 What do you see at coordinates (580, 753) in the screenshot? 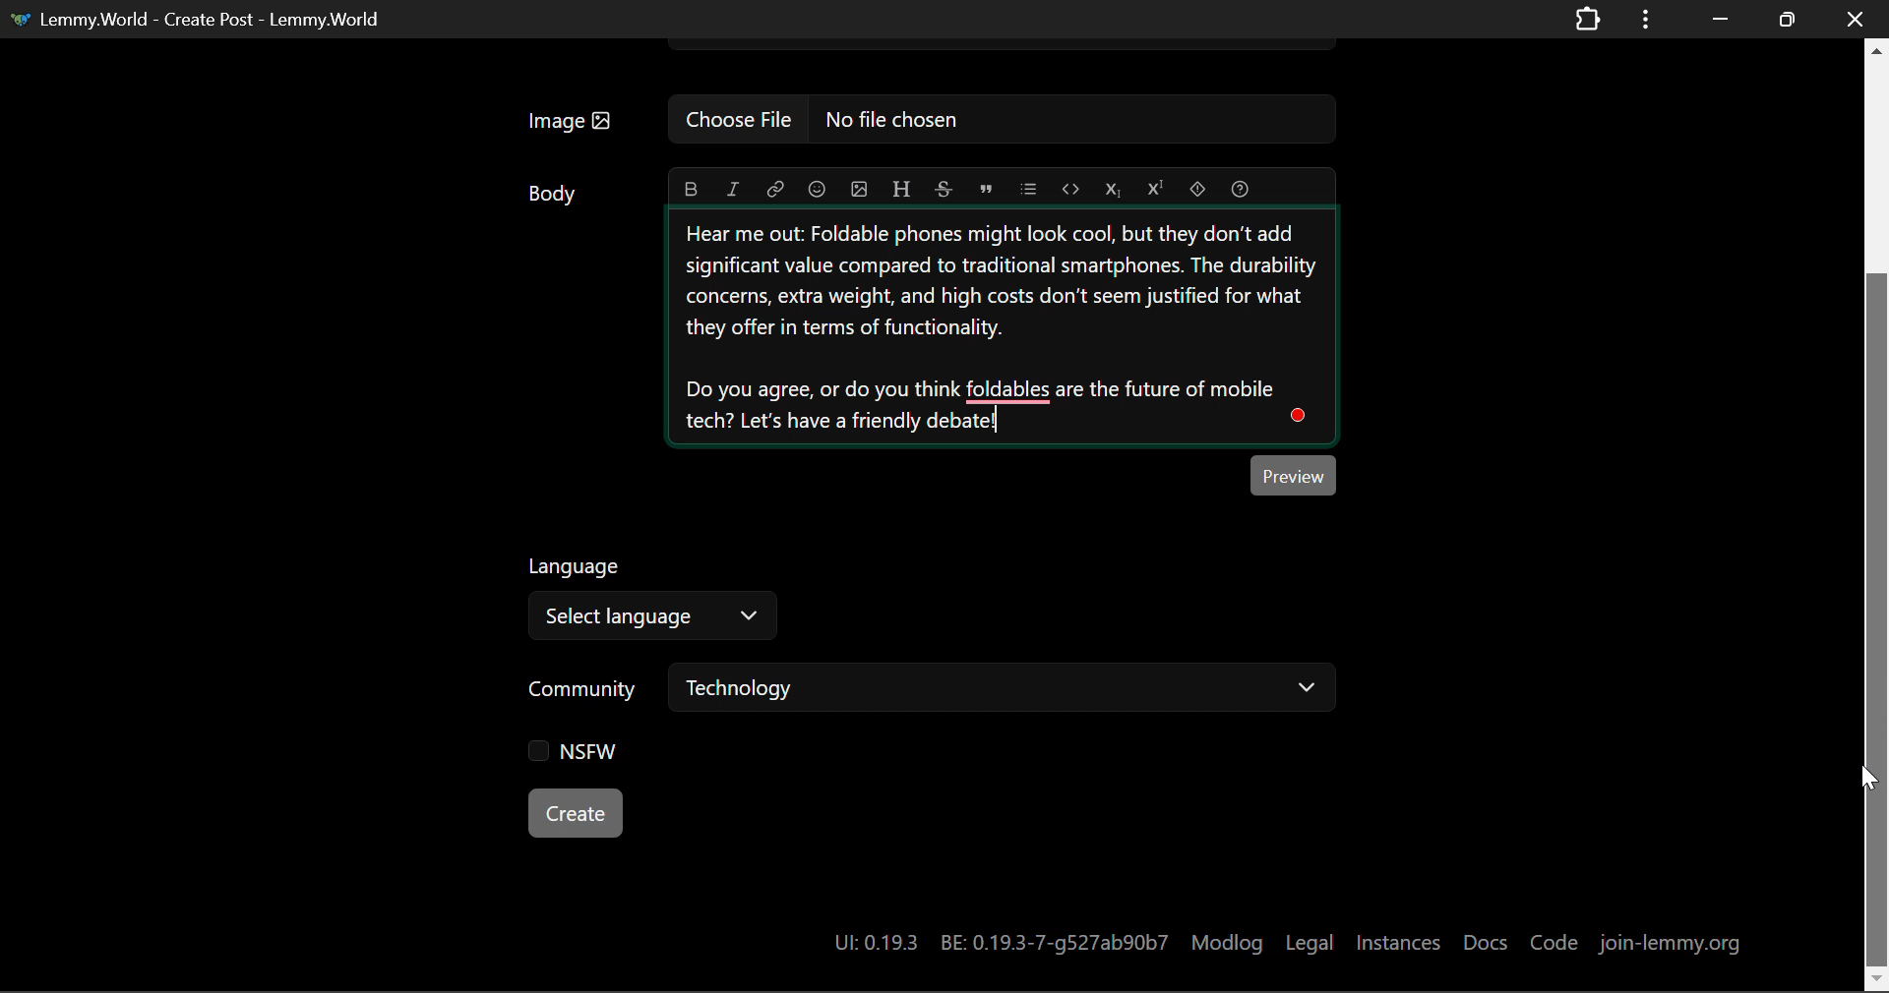
I see `NSFW Checkbox` at bounding box center [580, 753].